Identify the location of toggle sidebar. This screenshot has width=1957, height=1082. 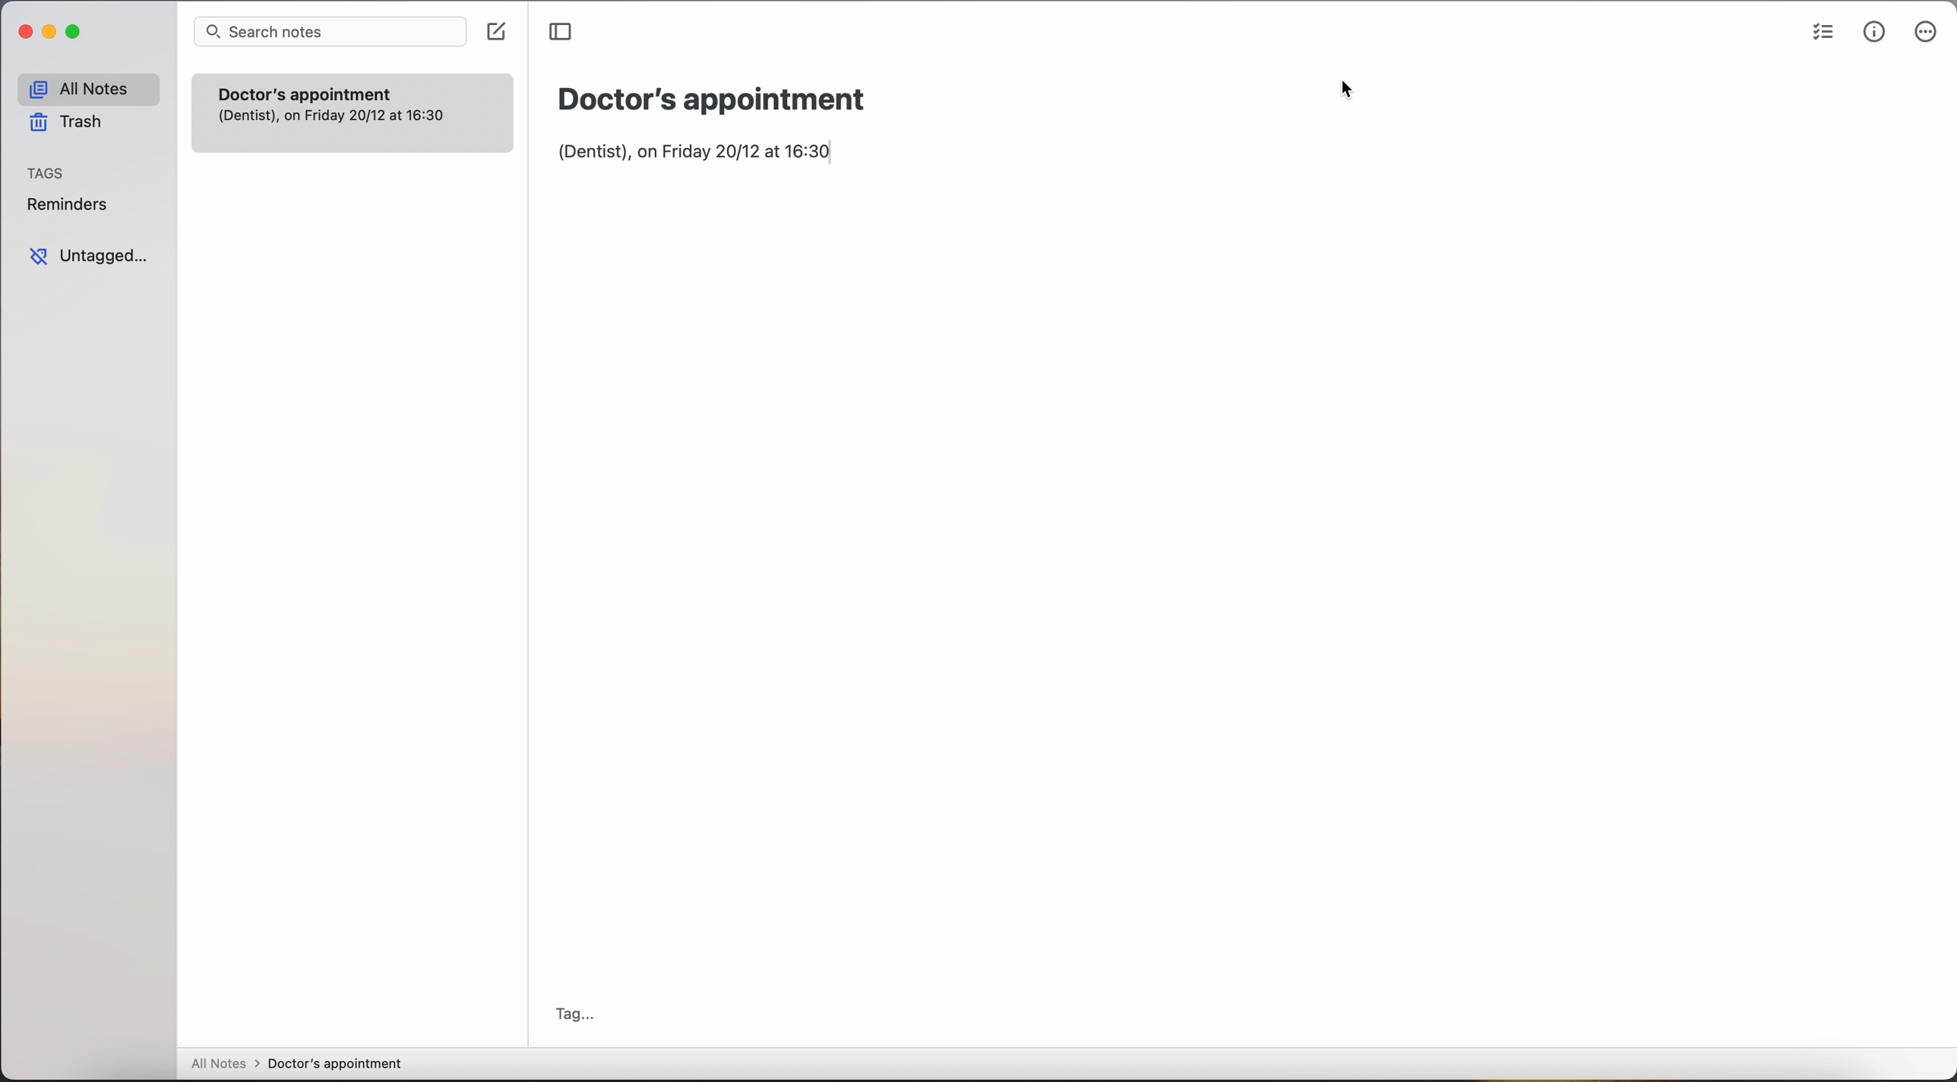
(560, 32).